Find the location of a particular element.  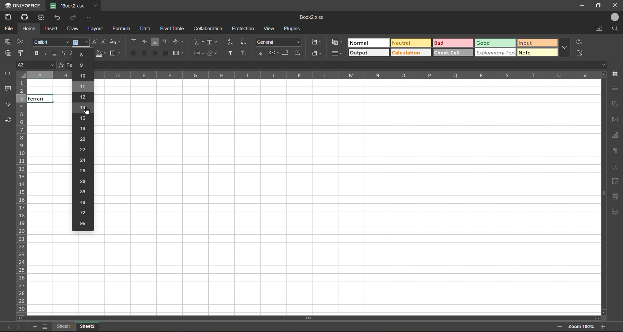

add sheet is located at coordinates (35, 327).